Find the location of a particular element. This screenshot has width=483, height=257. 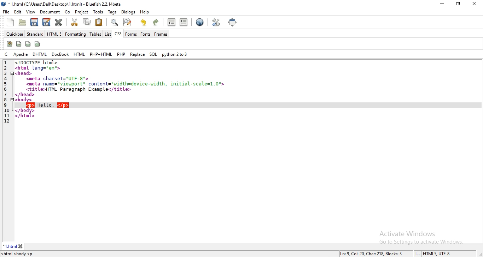

</body> is located at coordinates (25, 110).